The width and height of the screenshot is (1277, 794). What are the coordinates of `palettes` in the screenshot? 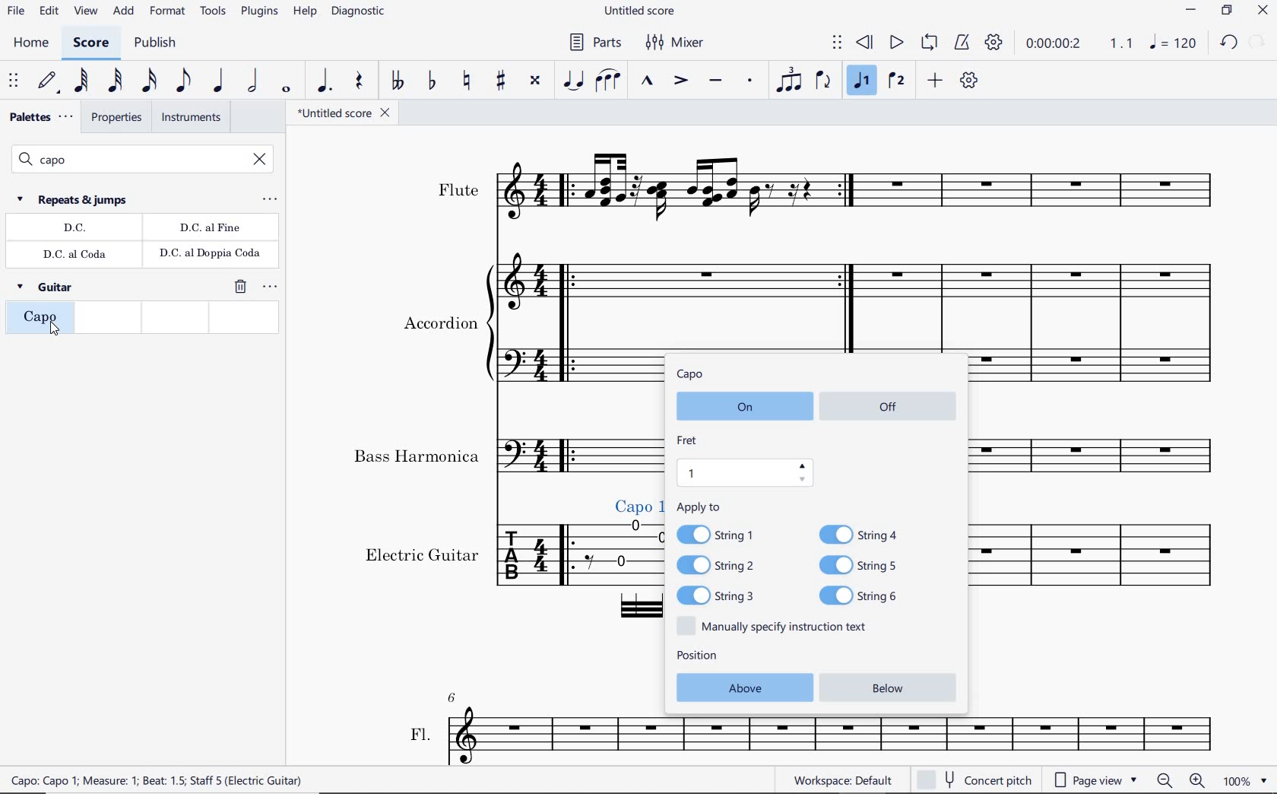 It's located at (40, 117).